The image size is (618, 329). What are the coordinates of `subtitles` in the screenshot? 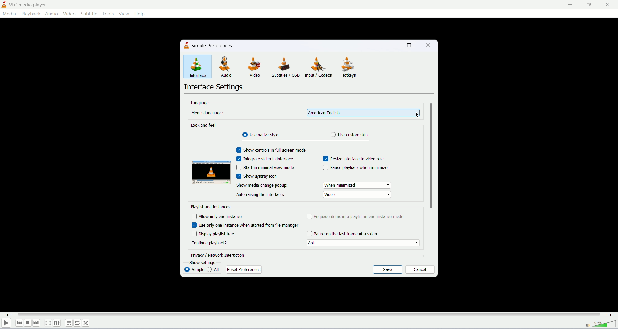 It's located at (285, 67).